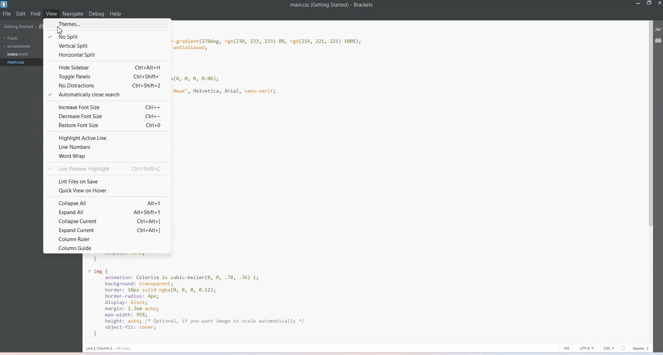  I want to click on Column Ruler, so click(106, 238).